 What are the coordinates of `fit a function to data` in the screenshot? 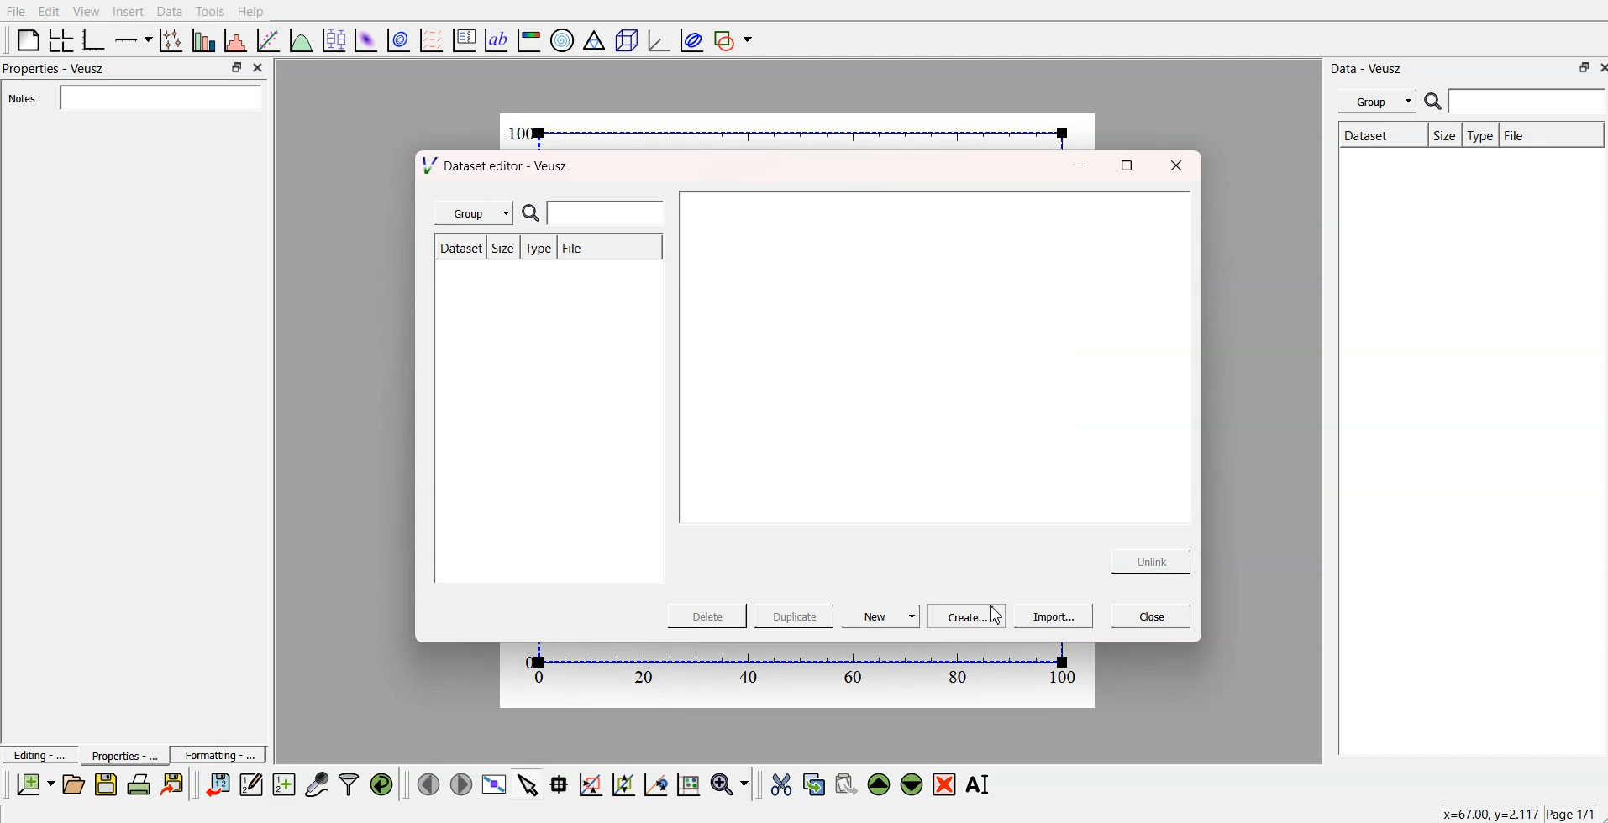 It's located at (269, 39).